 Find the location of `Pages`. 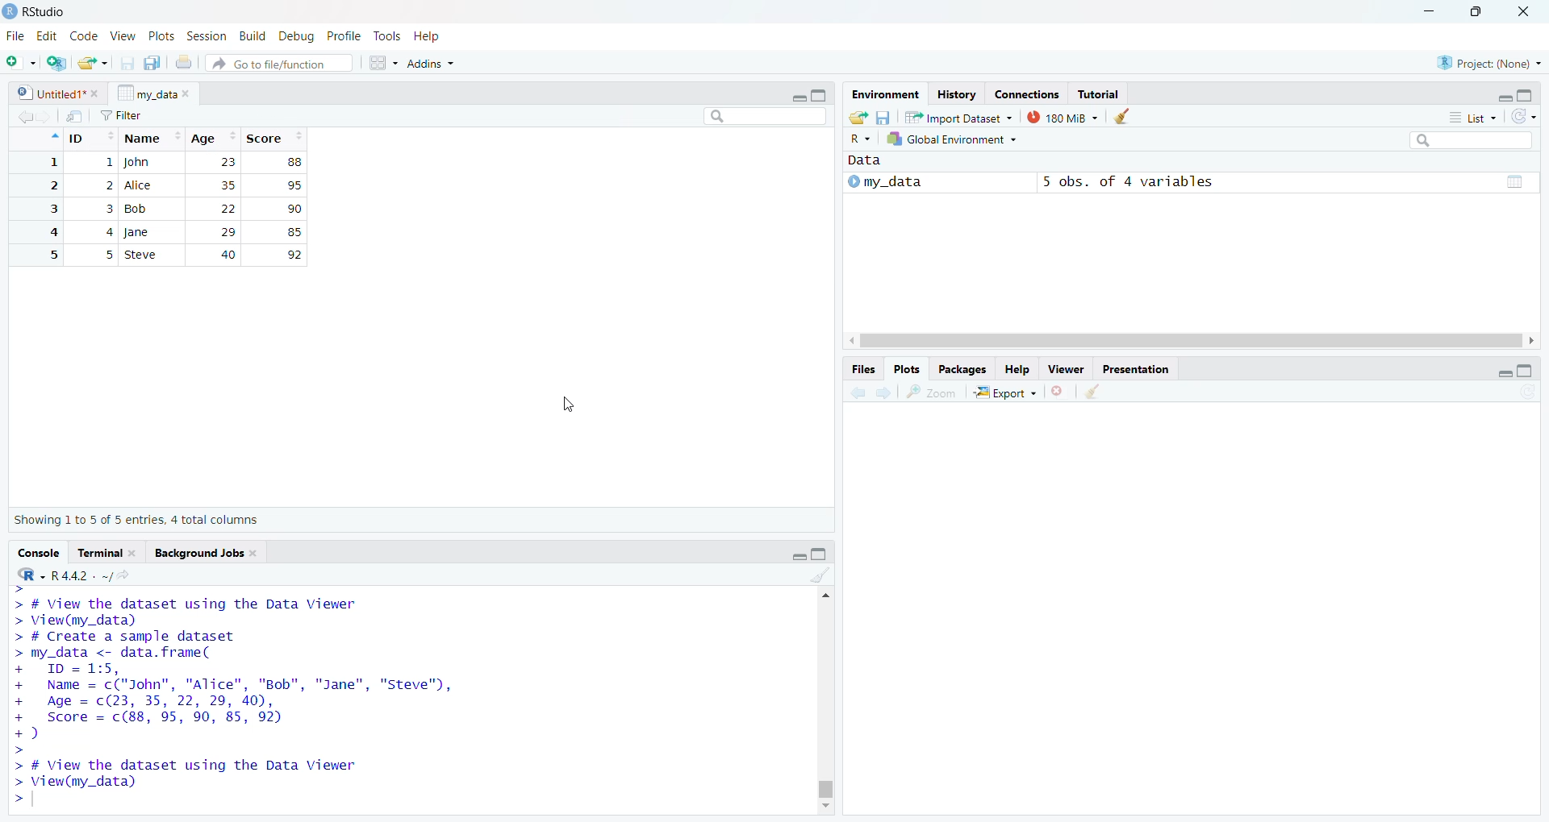

Pages is located at coordinates (1514, 182).